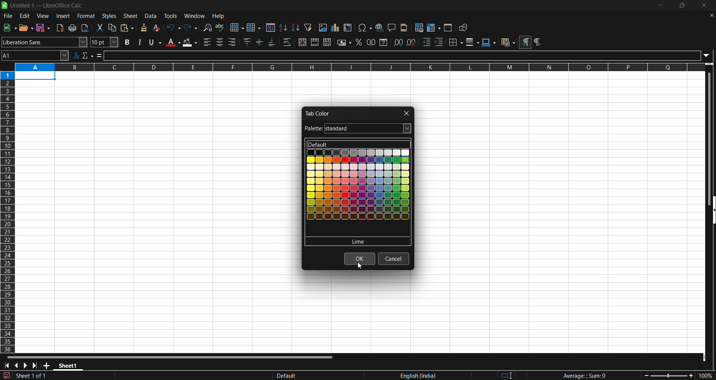 The image size is (716, 380). I want to click on format, so click(86, 16).